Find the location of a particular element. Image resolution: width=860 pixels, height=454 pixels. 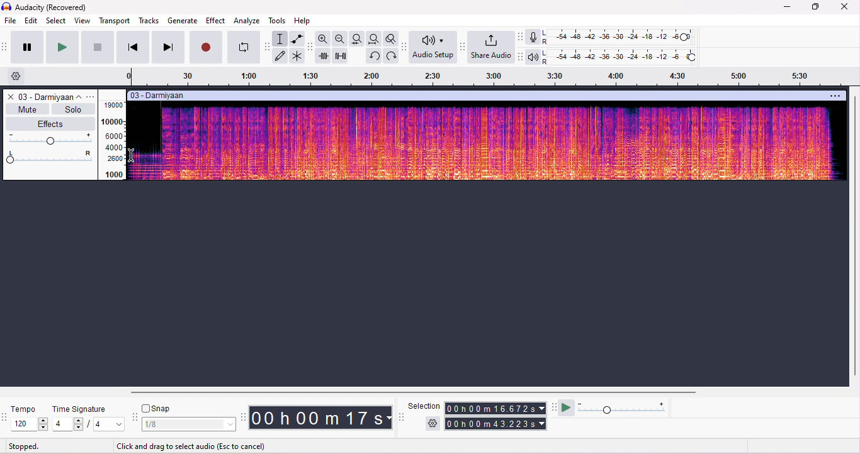

audacity time is located at coordinates (322, 417).